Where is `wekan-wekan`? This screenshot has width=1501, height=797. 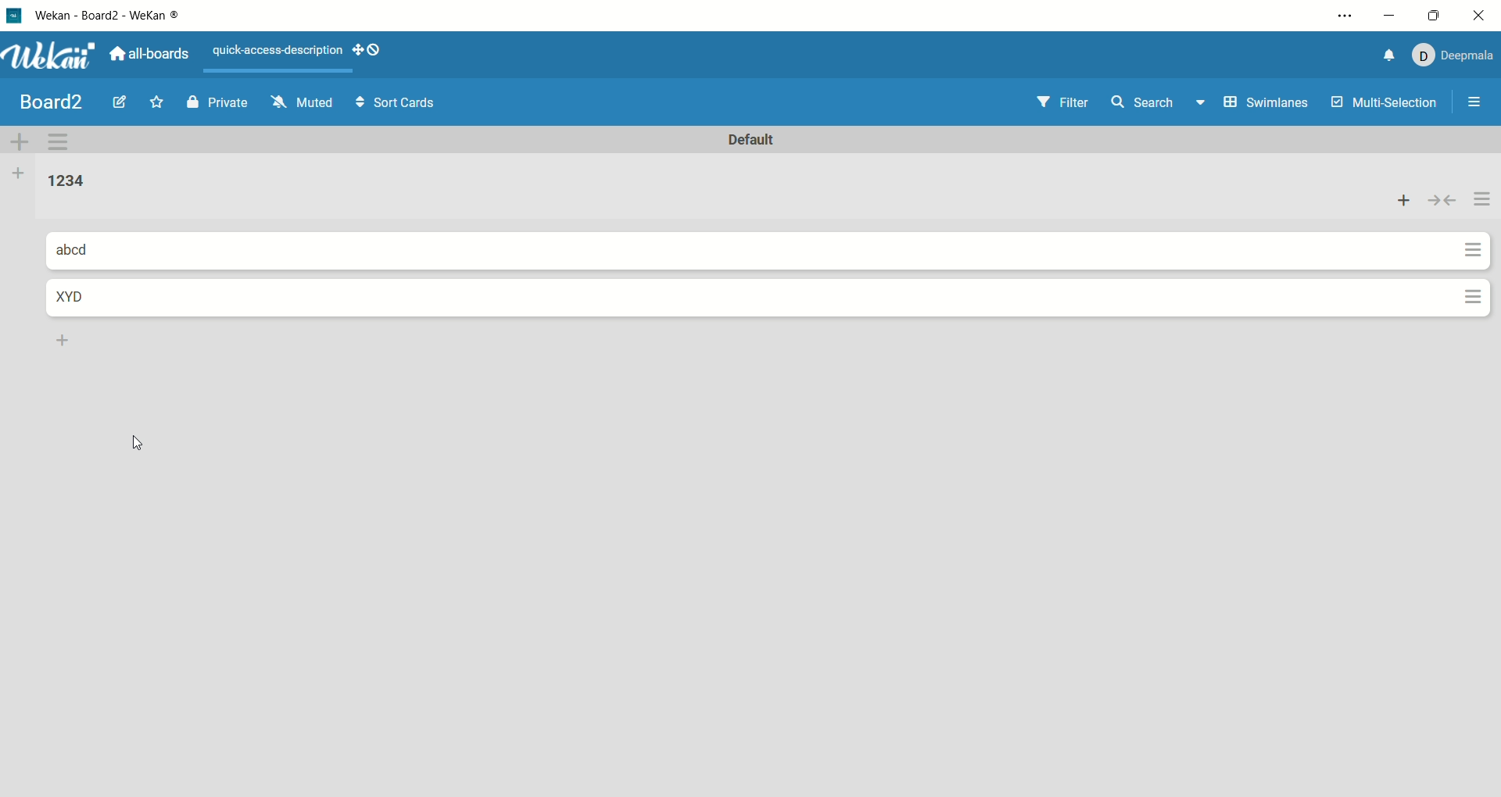 wekan-wekan is located at coordinates (114, 17).